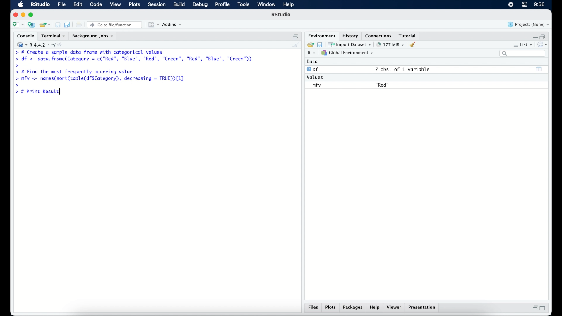  What do you see at coordinates (79, 25) in the screenshot?
I see `print` at bounding box center [79, 25].